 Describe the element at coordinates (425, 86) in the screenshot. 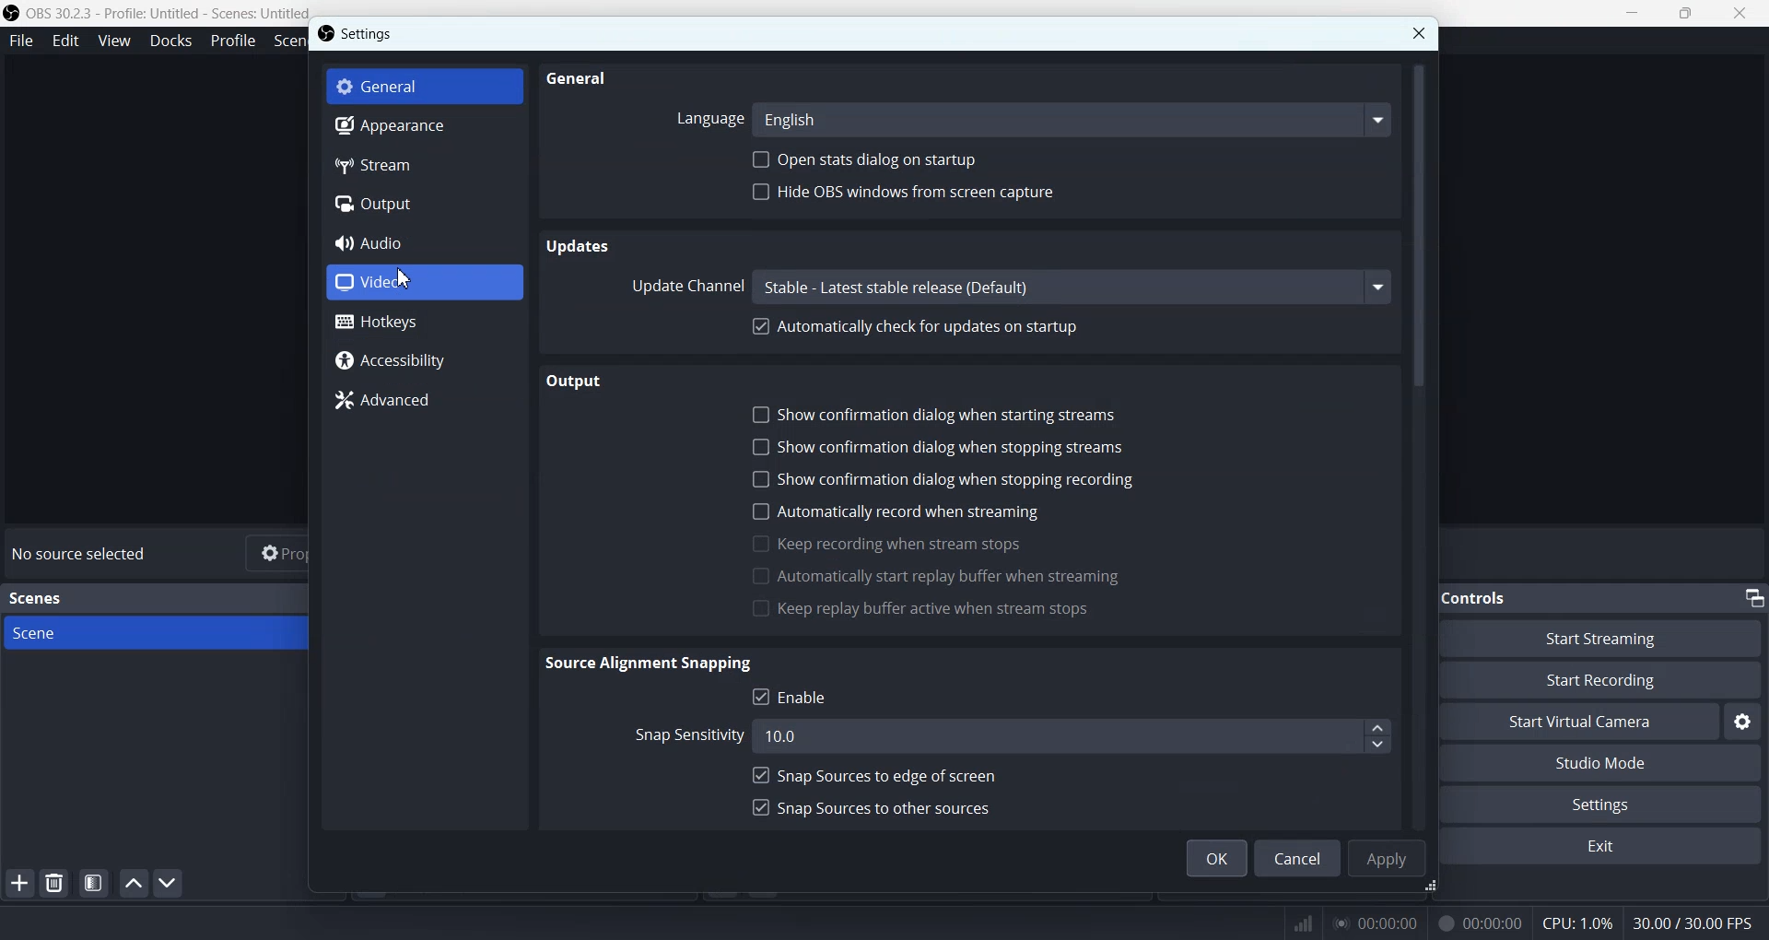

I see `General` at that location.